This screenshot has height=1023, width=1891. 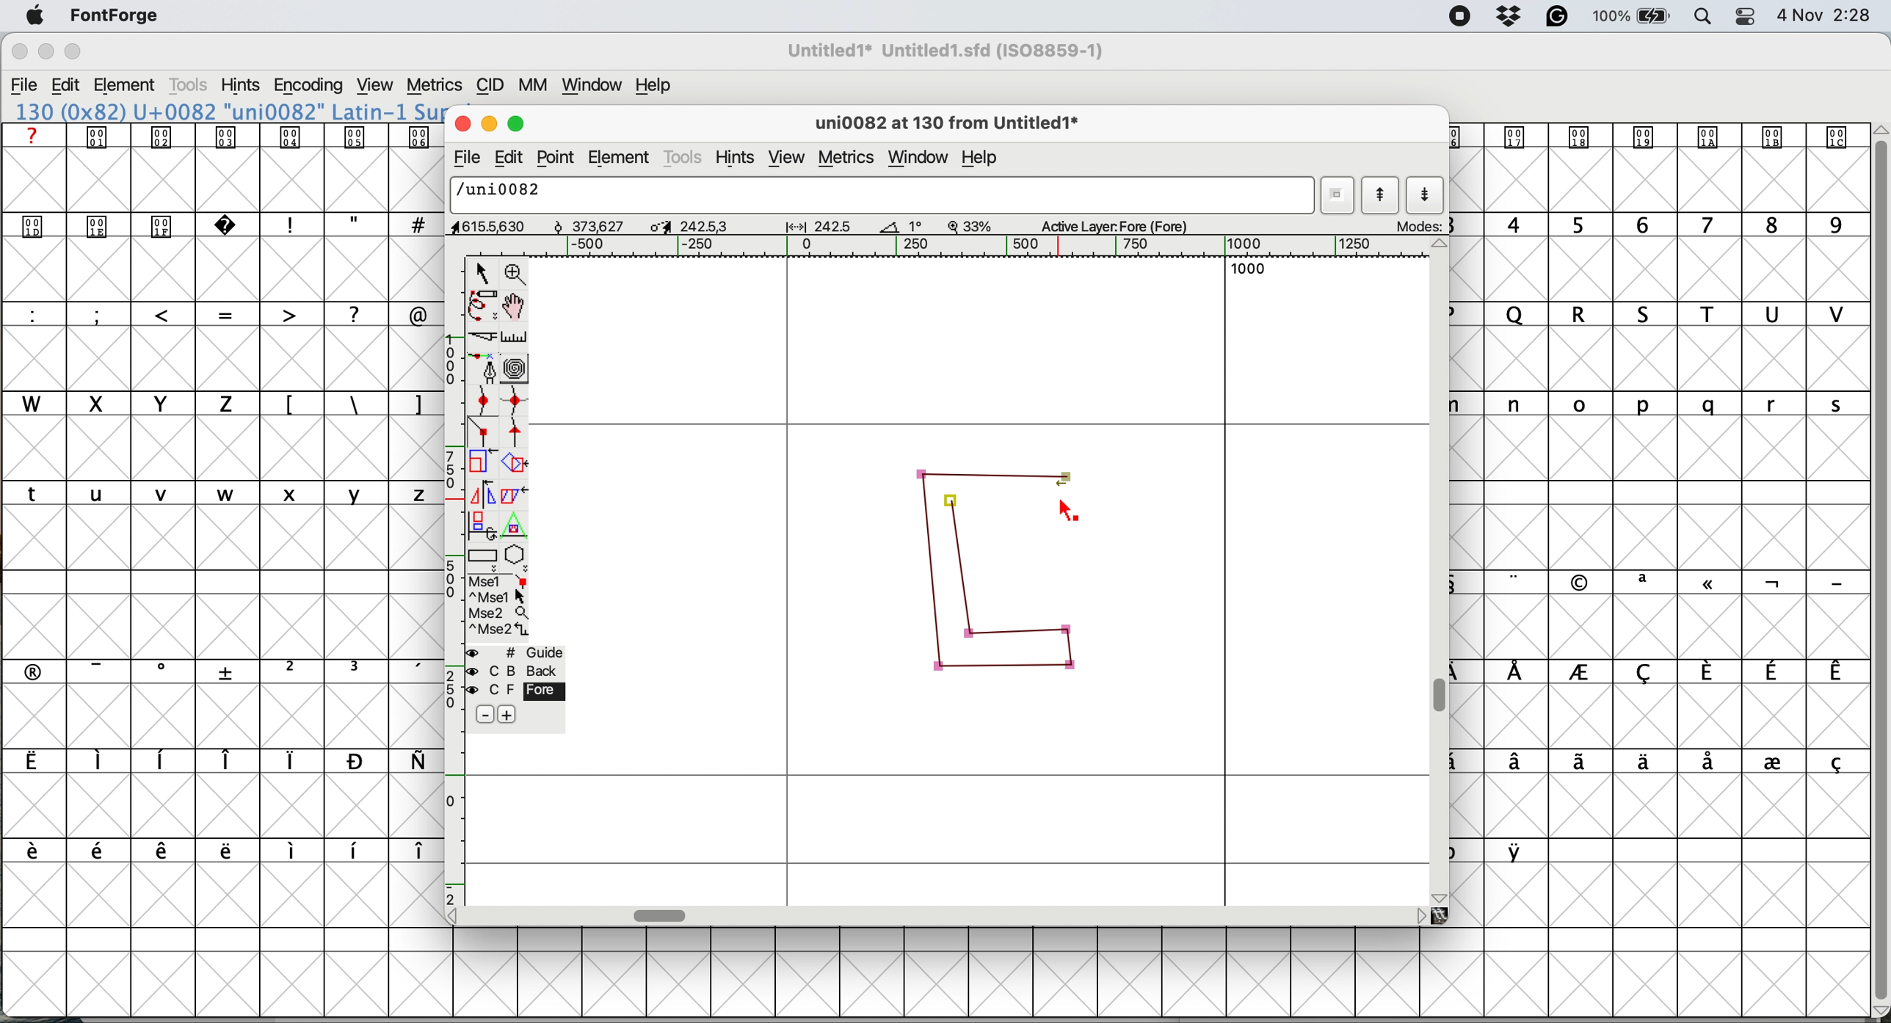 What do you see at coordinates (511, 493) in the screenshot?
I see `skew the selection` at bounding box center [511, 493].